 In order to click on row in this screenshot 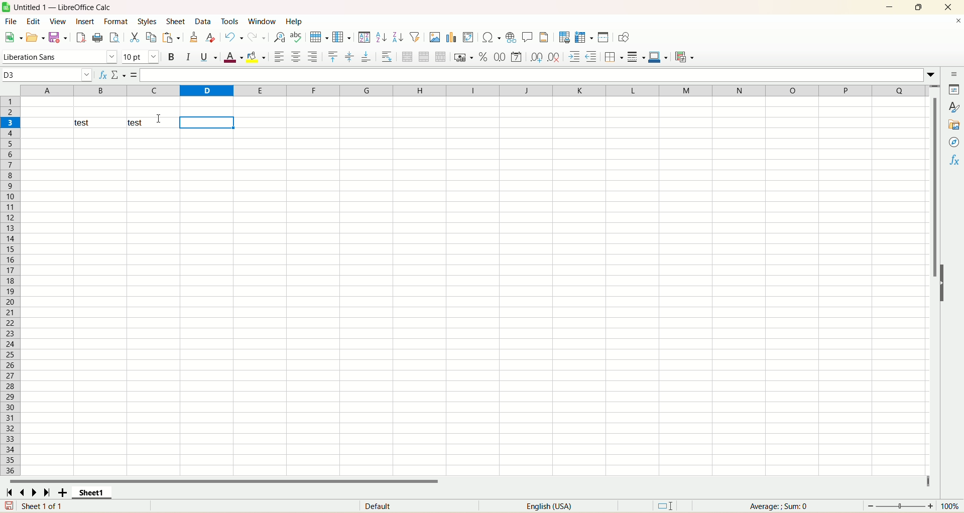, I will do `click(318, 37)`.